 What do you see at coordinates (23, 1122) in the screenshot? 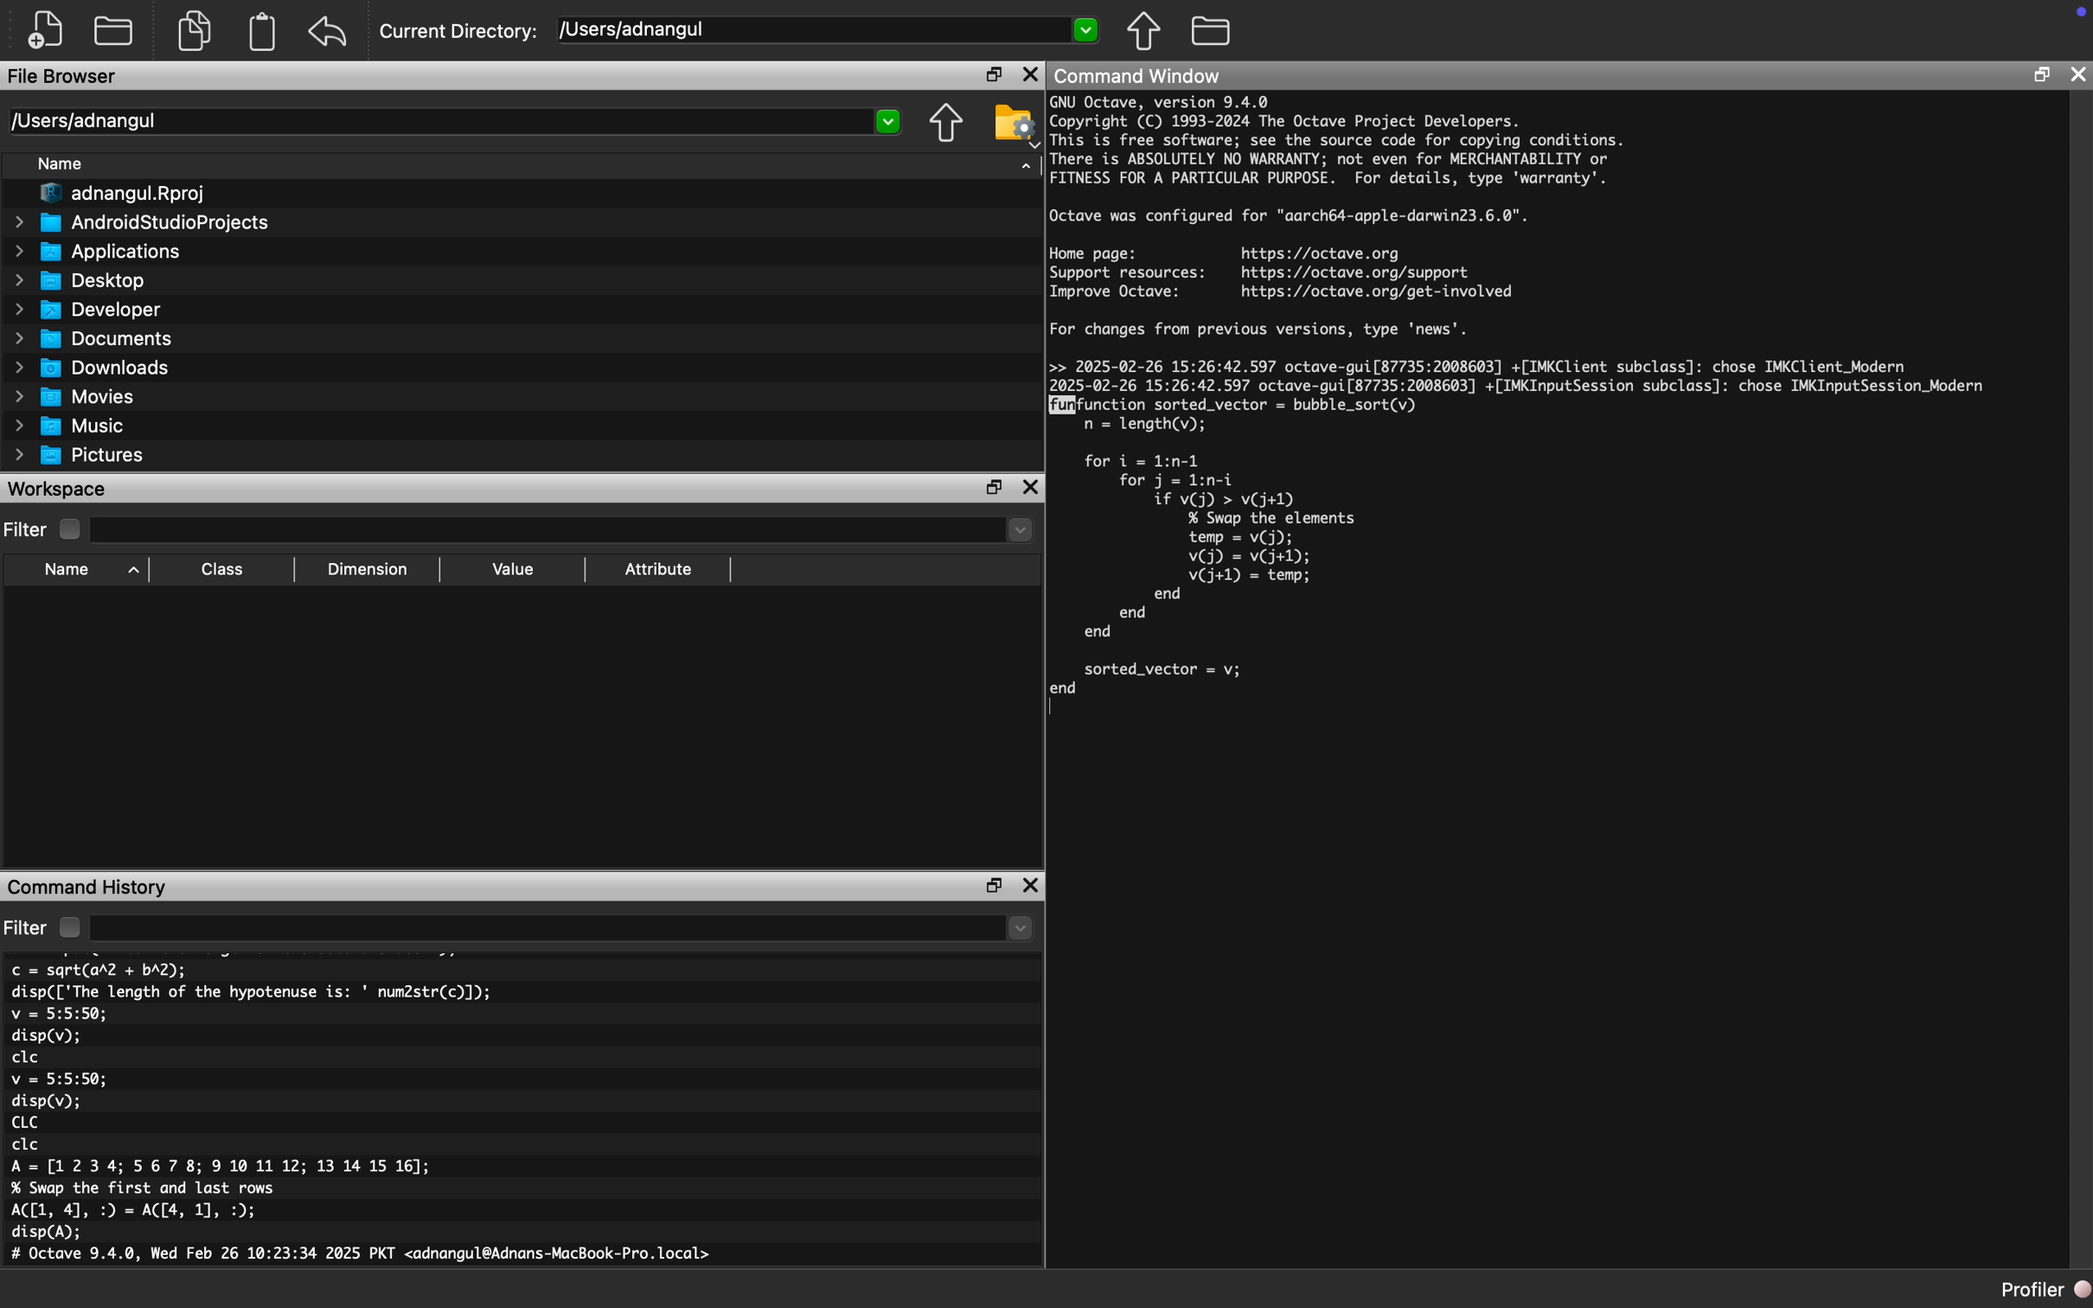
I see `CLC` at bounding box center [23, 1122].